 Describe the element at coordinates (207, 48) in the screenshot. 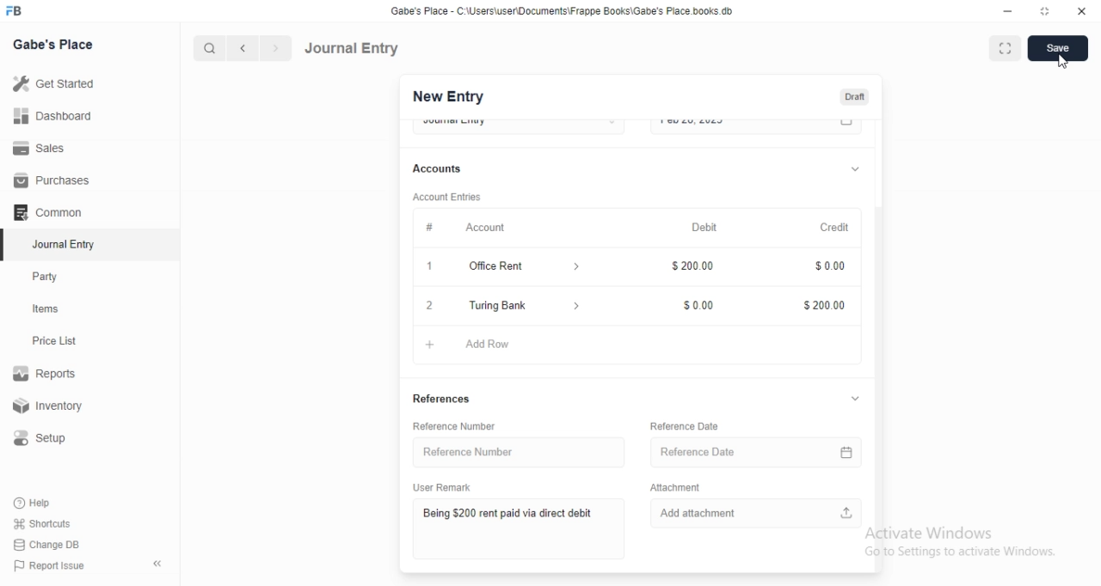

I see `search` at that location.